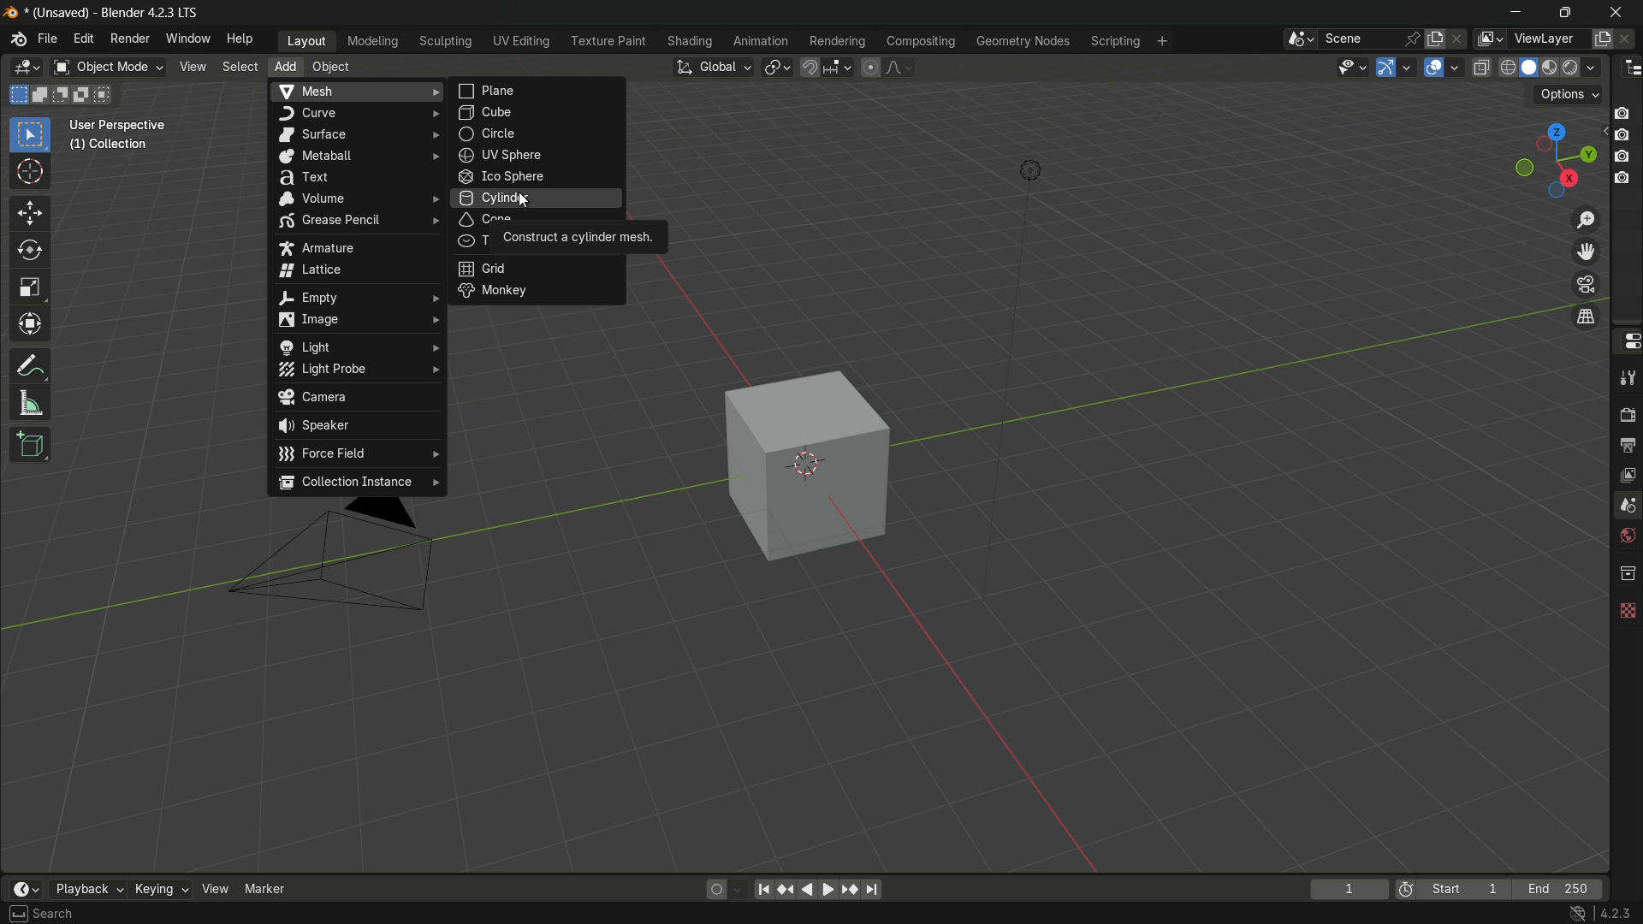  What do you see at coordinates (109, 93) in the screenshot?
I see `intersect existing selection` at bounding box center [109, 93].